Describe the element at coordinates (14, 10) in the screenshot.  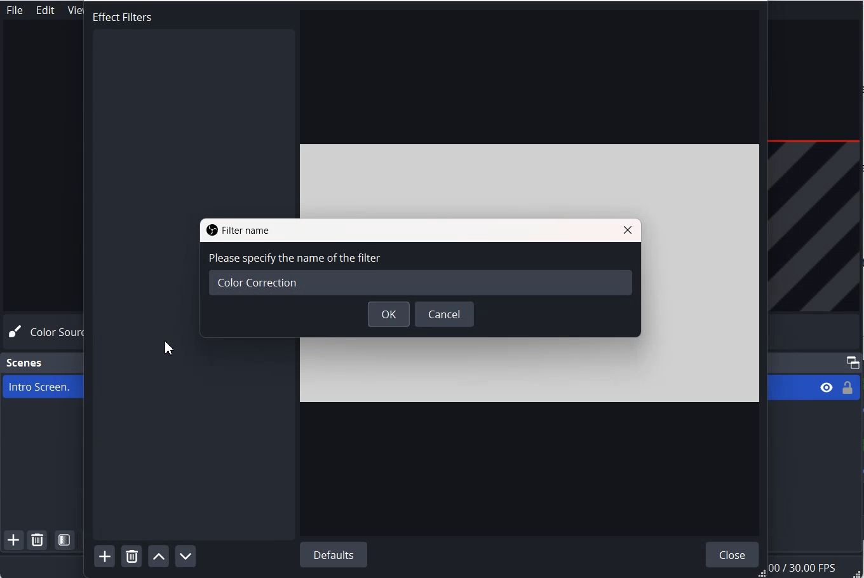
I see `File` at that location.